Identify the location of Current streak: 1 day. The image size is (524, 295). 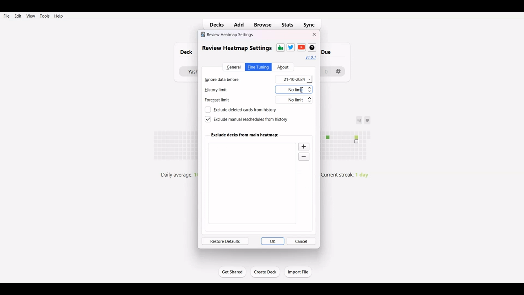
(348, 175).